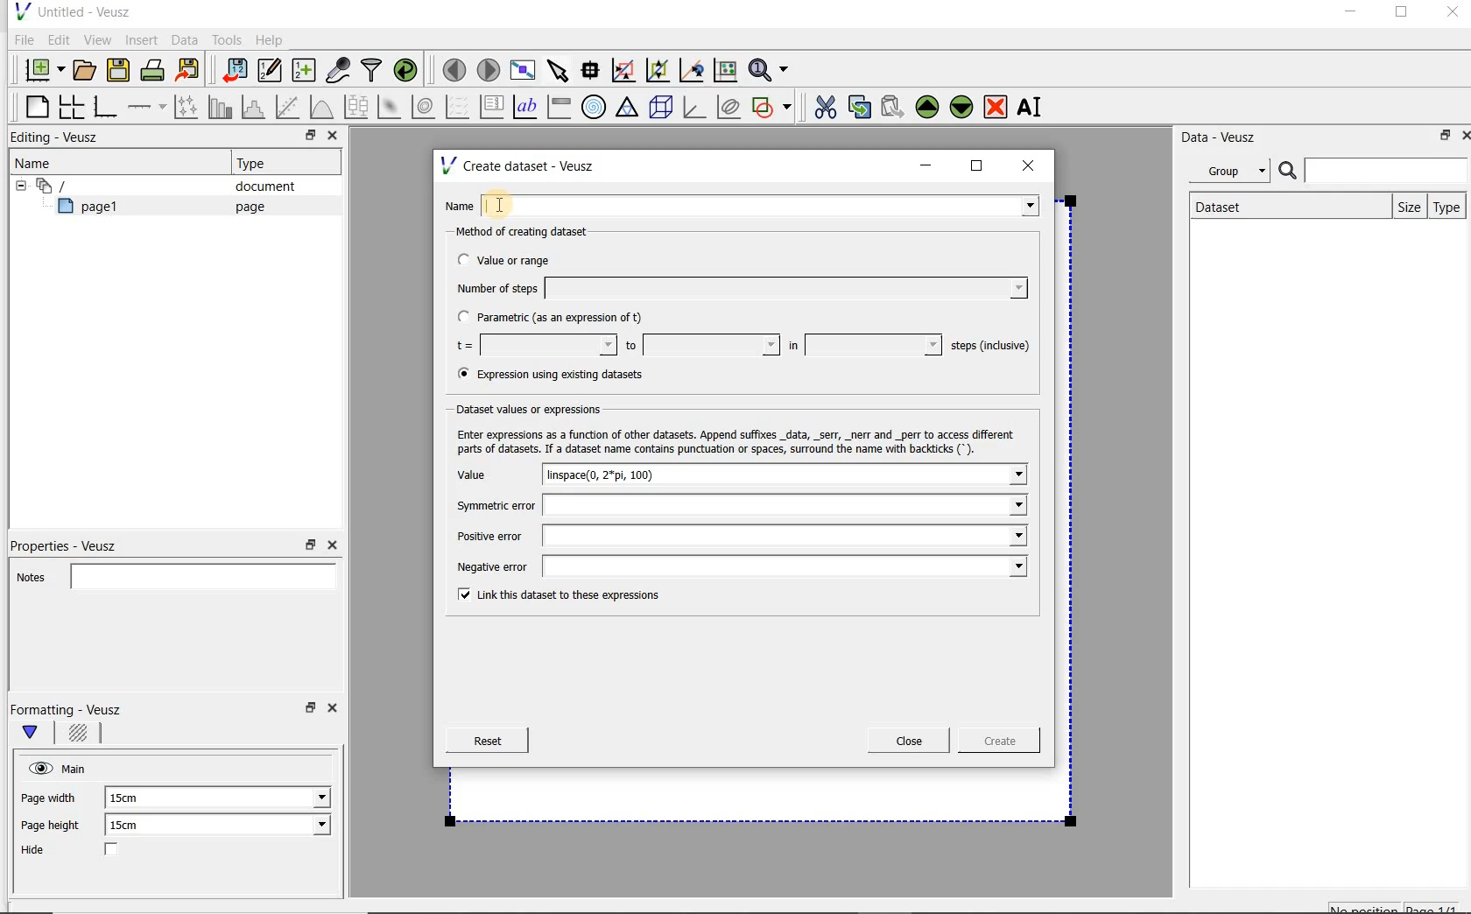 The image size is (1471, 914). Describe the element at coordinates (331, 137) in the screenshot. I see `Close` at that location.